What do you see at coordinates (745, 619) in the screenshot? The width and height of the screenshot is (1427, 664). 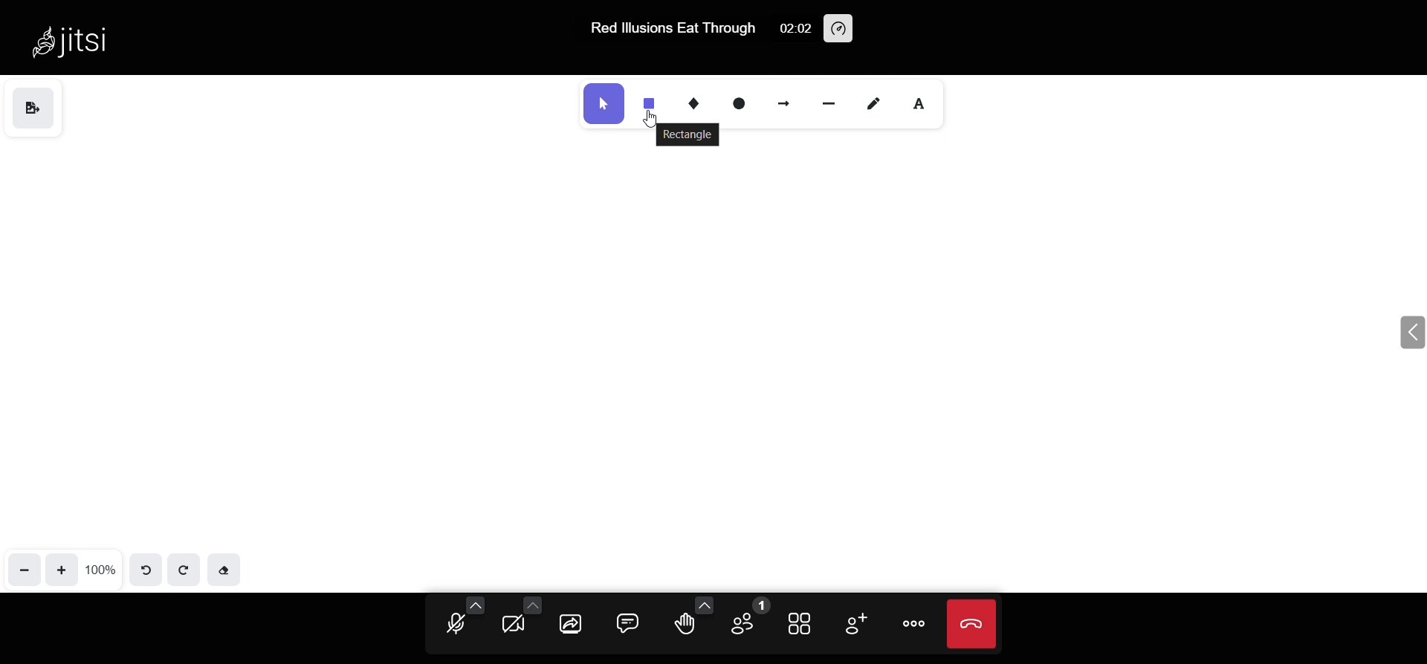 I see `participants` at bounding box center [745, 619].